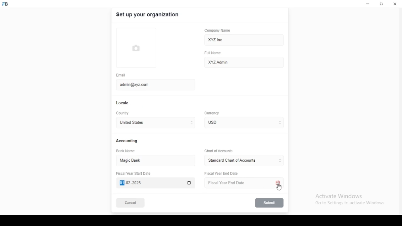 The height and width of the screenshot is (226, 402). I want to click on submit, so click(270, 203).